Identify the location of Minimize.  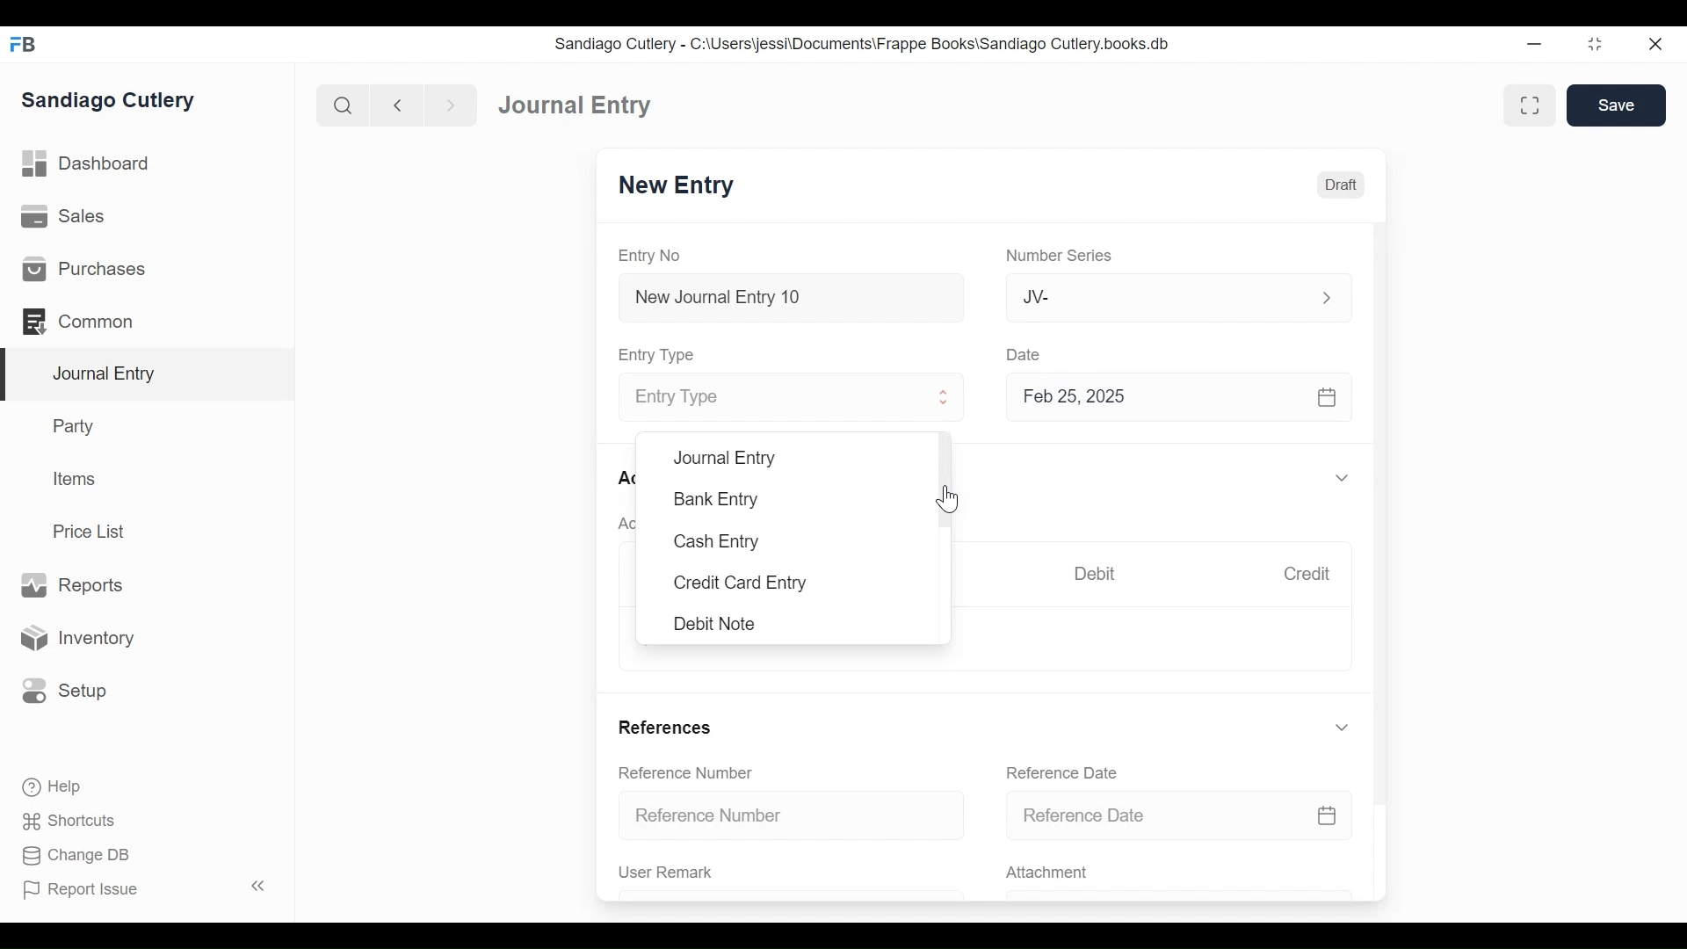
(1537, 45).